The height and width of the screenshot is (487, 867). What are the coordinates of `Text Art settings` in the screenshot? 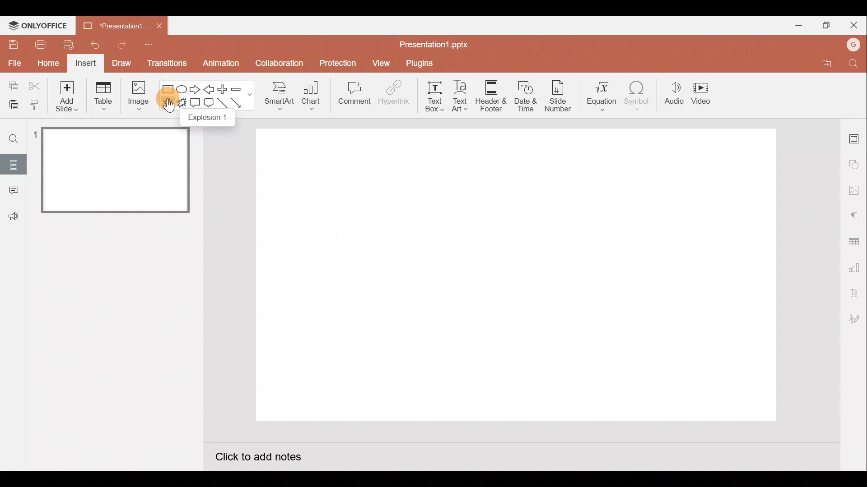 It's located at (854, 291).